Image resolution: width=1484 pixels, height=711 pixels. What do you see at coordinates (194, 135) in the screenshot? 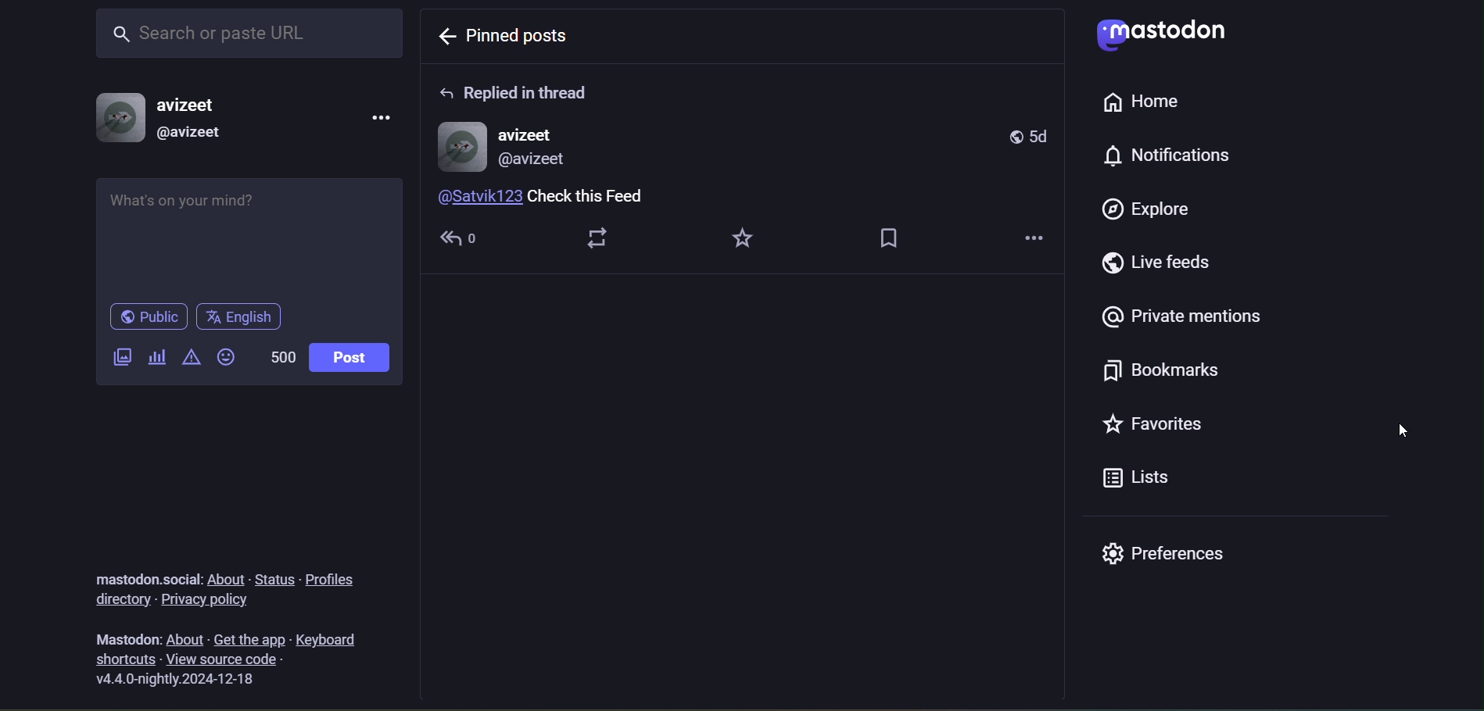
I see `@username` at bounding box center [194, 135].